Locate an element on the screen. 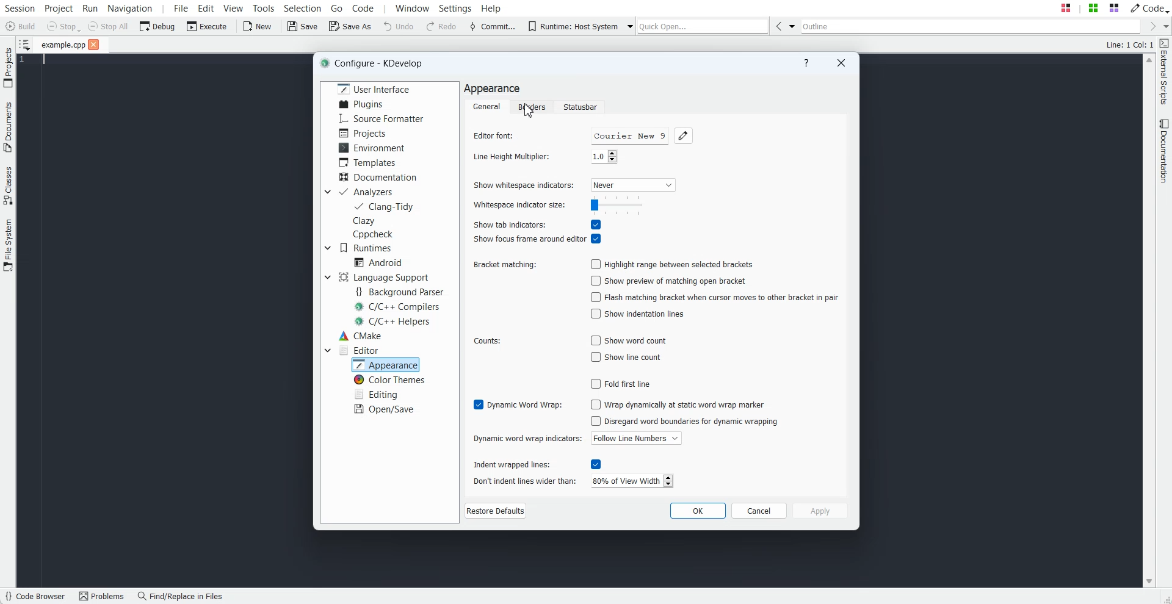 The image size is (1172, 604). Close is located at coordinates (839, 63).